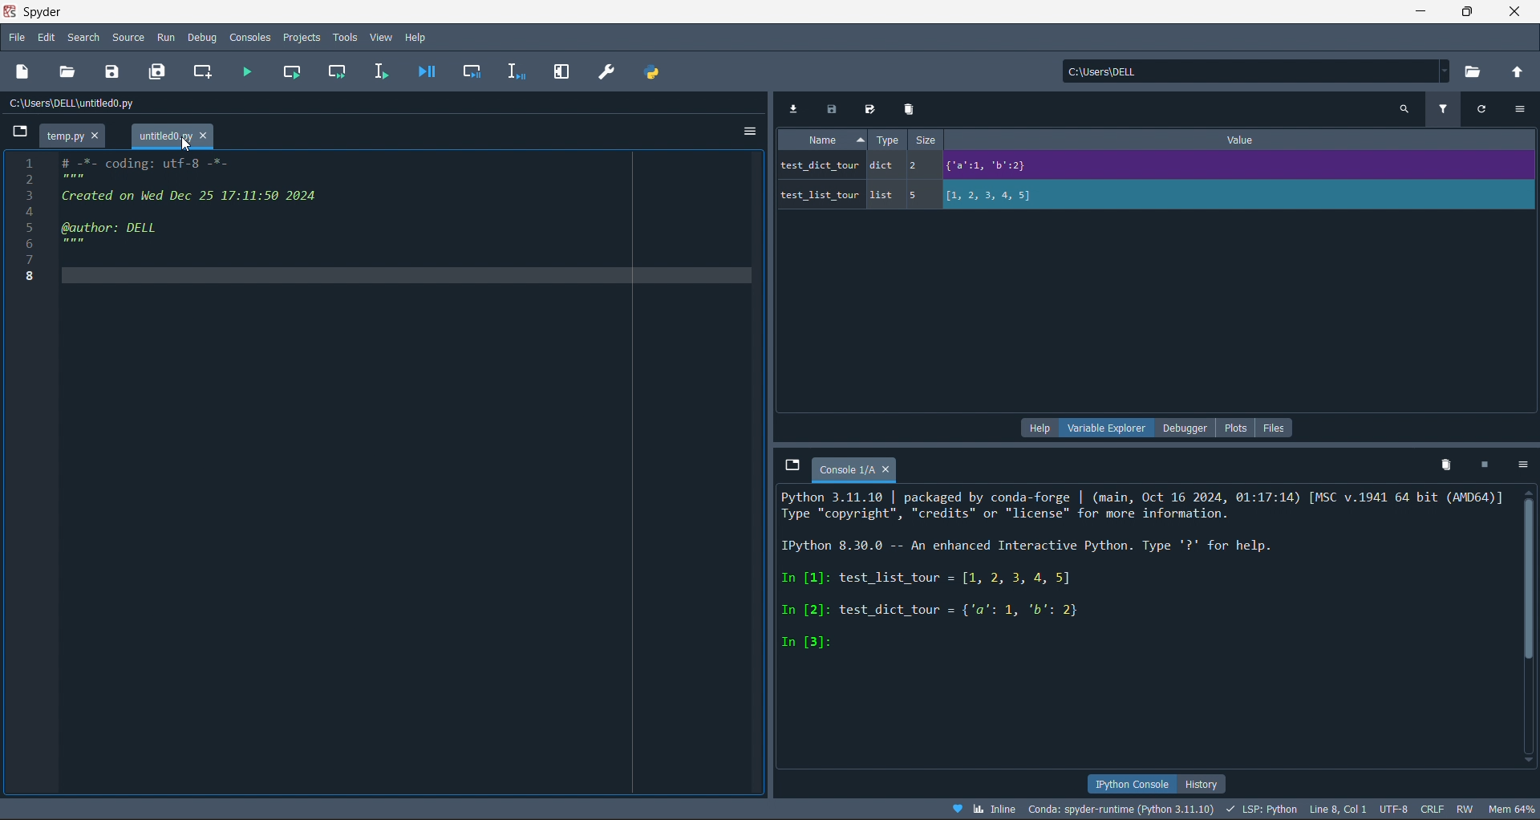 This screenshot has width=1540, height=820. I want to click on cursor, so click(190, 144).